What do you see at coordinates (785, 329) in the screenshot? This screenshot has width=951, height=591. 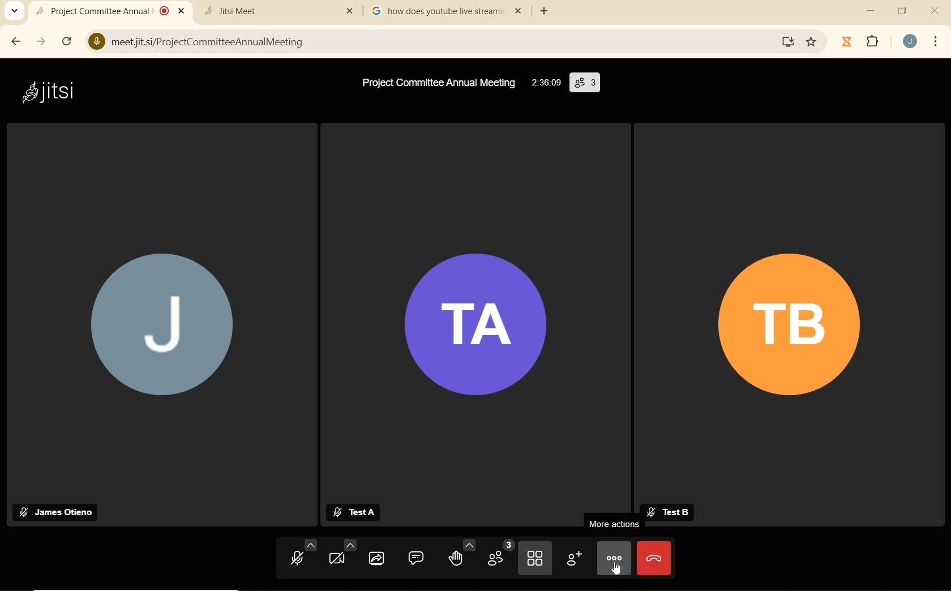 I see `TB` at bounding box center [785, 329].